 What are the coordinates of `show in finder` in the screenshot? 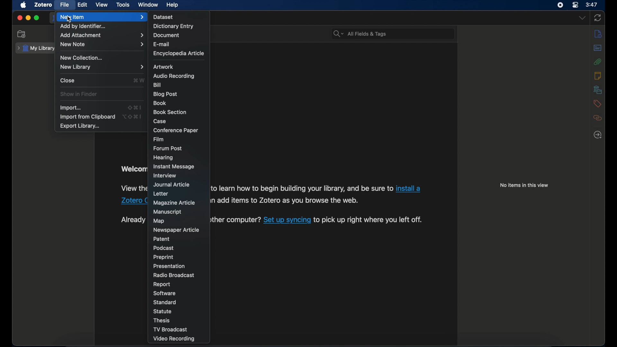 It's located at (80, 94).